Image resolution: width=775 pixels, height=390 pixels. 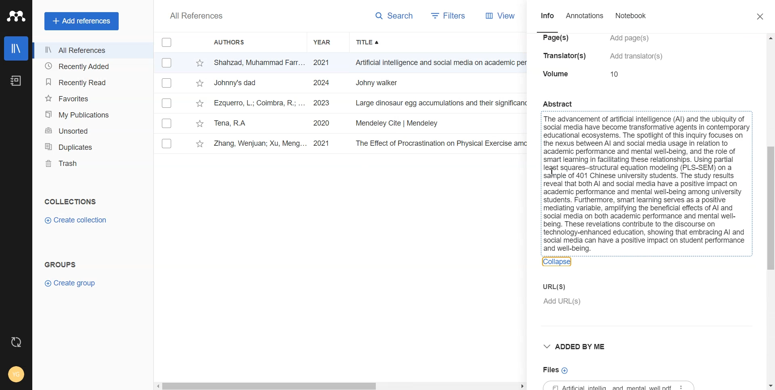 What do you see at coordinates (394, 16) in the screenshot?
I see `Search` at bounding box center [394, 16].